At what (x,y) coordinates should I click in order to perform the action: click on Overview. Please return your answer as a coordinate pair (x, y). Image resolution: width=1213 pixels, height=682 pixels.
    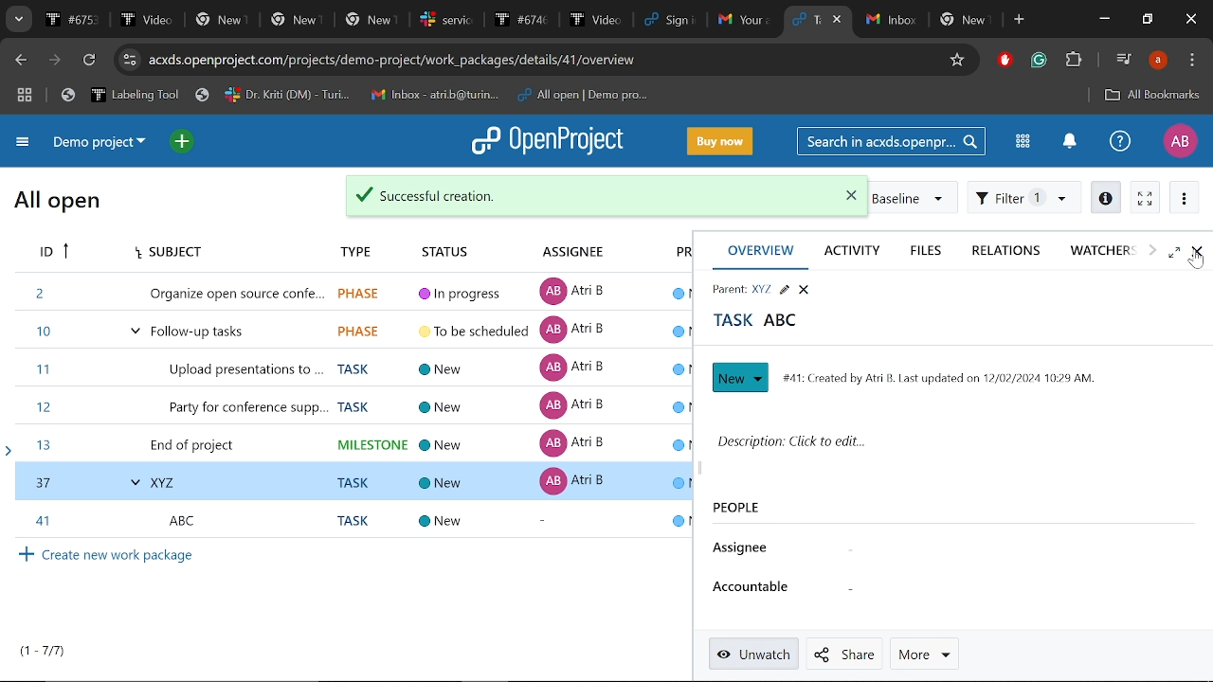
    Looking at the image, I should click on (760, 252).